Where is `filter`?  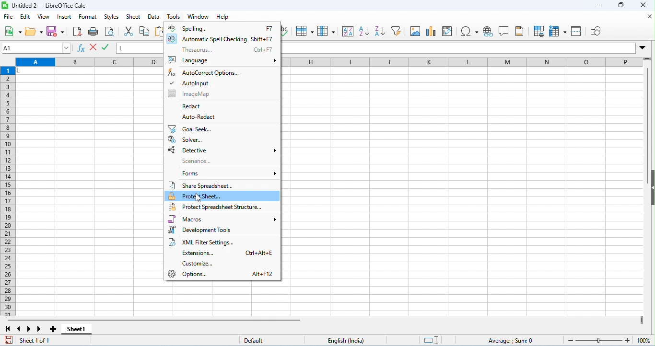 filter is located at coordinates (397, 31).